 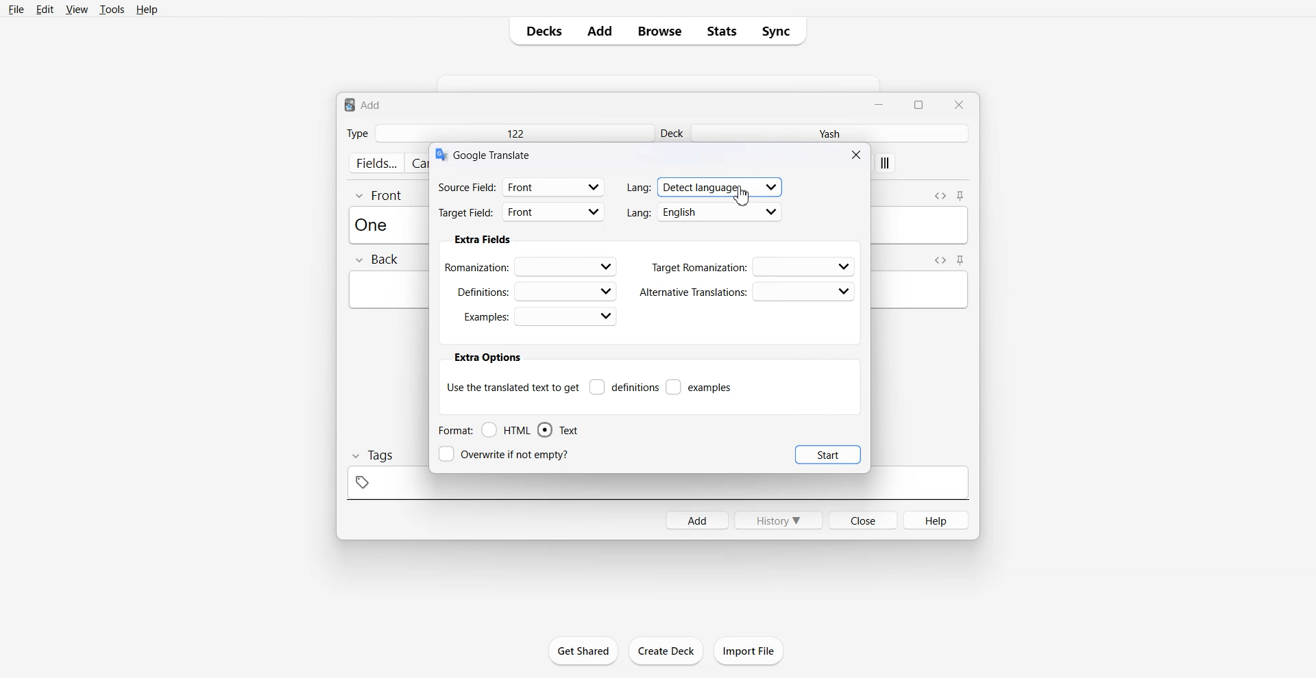 What do you see at coordinates (522, 214) in the screenshot?
I see `Target Field` at bounding box center [522, 214].